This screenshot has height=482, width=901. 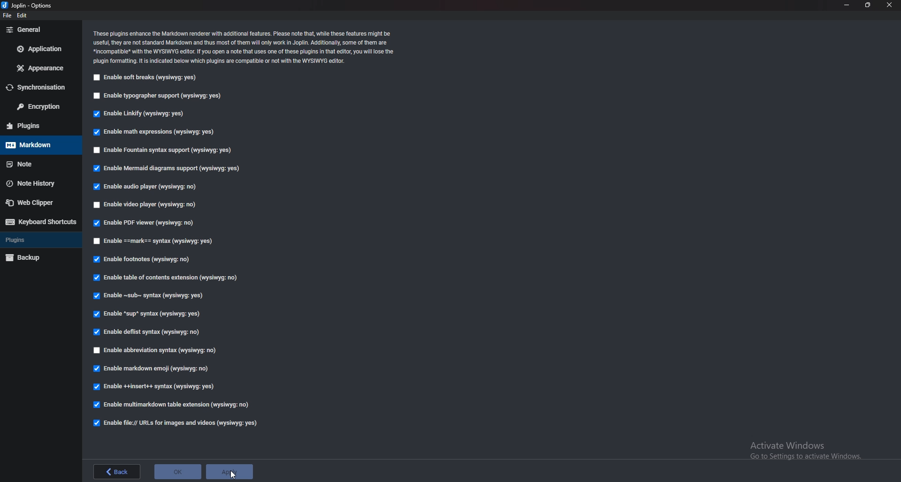 What do you see at coordinates (143, 223) in the screenshot?
I see `Enable P D F viewer` at bounding box center [143, 223].